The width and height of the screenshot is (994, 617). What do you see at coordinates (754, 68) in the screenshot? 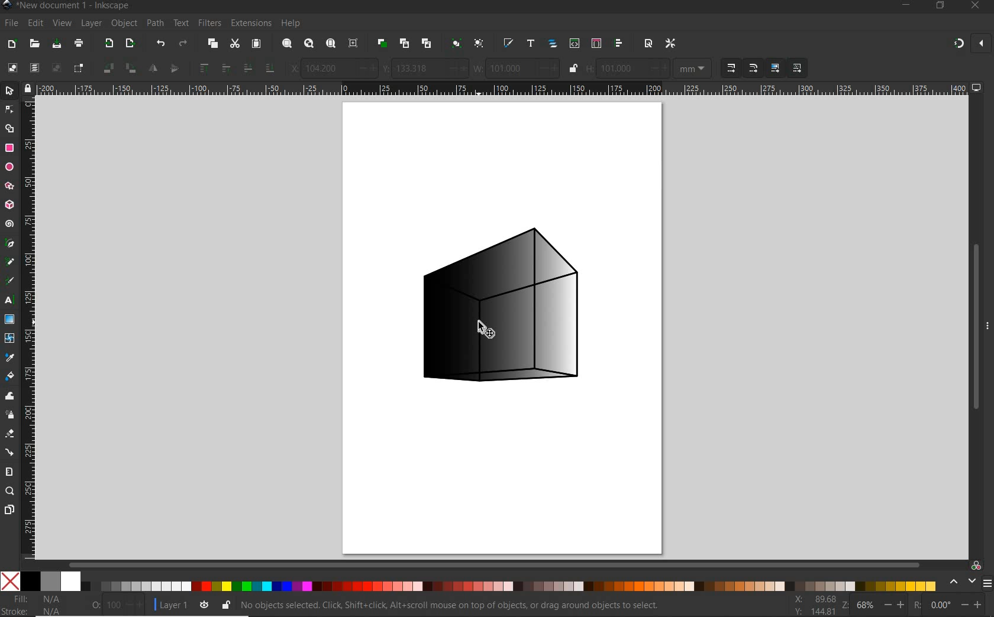
I see `SCALING` at bounding box center [754, 68].